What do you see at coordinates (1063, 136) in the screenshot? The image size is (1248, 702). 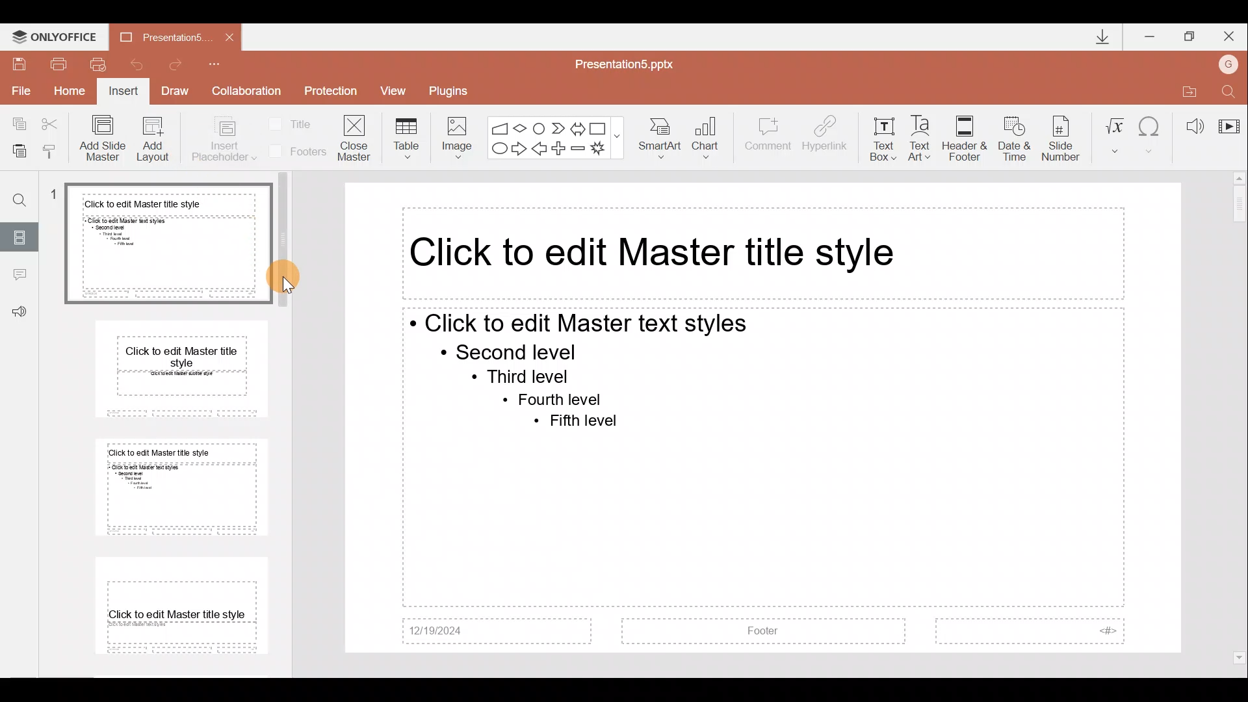 I see `Slide number` at bounding box center [1063, 136].